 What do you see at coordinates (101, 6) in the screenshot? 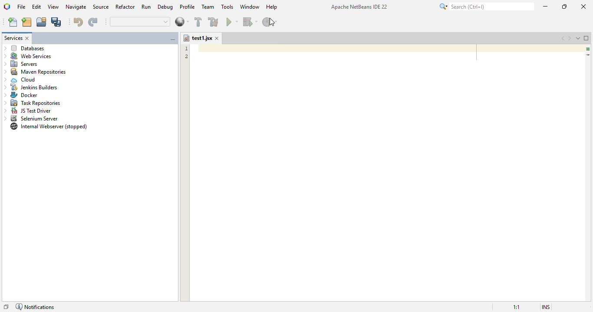
I see `source` at bounding box center [101, 6].